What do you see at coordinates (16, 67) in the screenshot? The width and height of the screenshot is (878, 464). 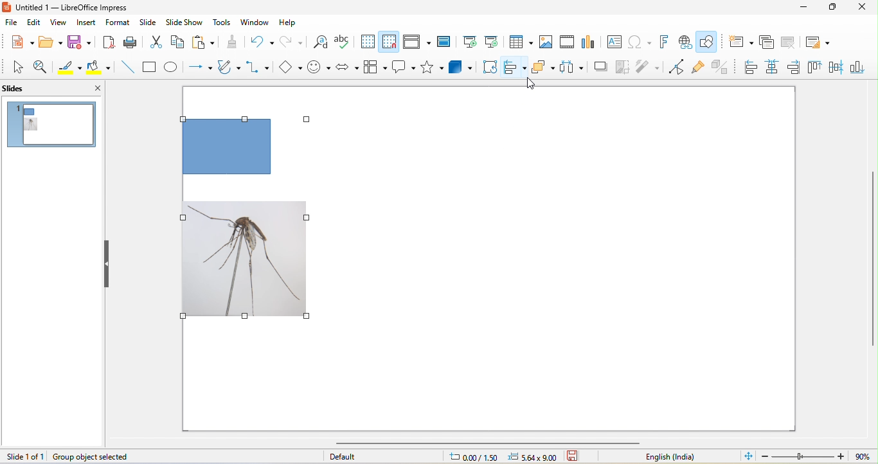 I see `select` at bounding box center [16, 67].